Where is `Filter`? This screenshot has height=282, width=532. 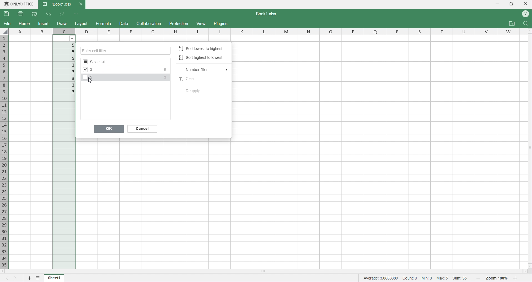 Filter is located at coordinates (72, 38).